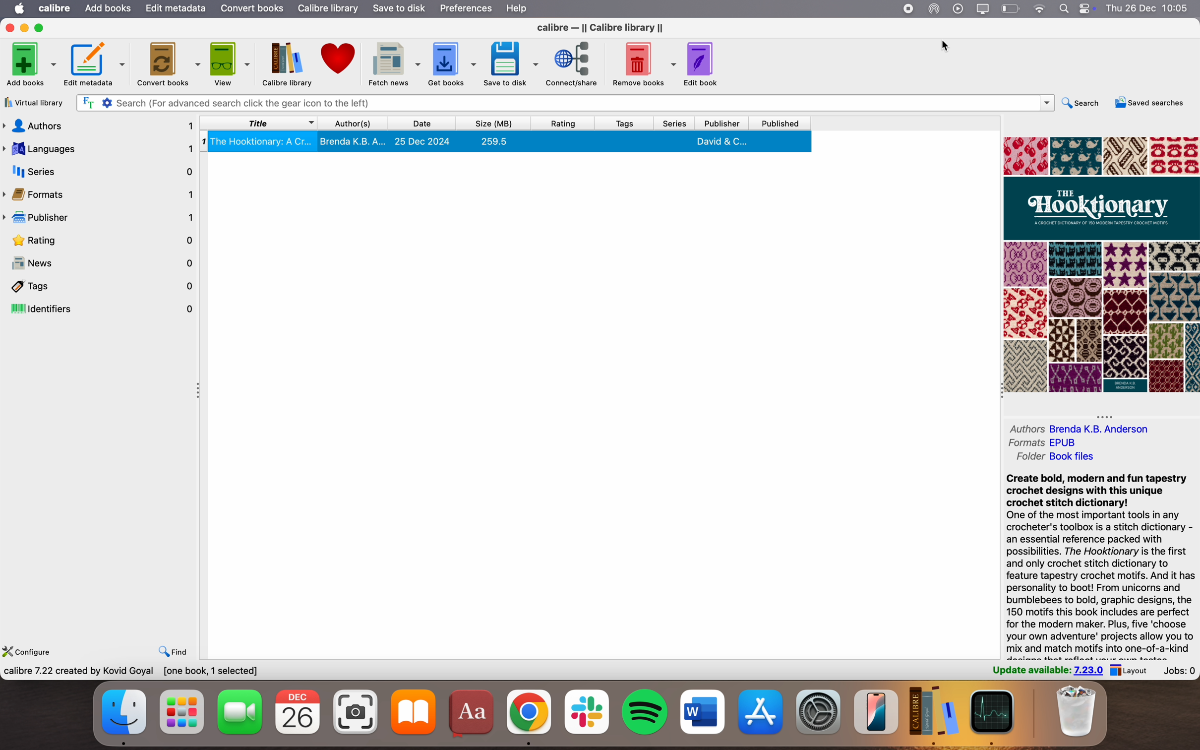 This screenshot has height=750, width=1200. What do you see at coordinates (338, 58) in the screenshot?
I see `donate` at bounding box center [338, 58].